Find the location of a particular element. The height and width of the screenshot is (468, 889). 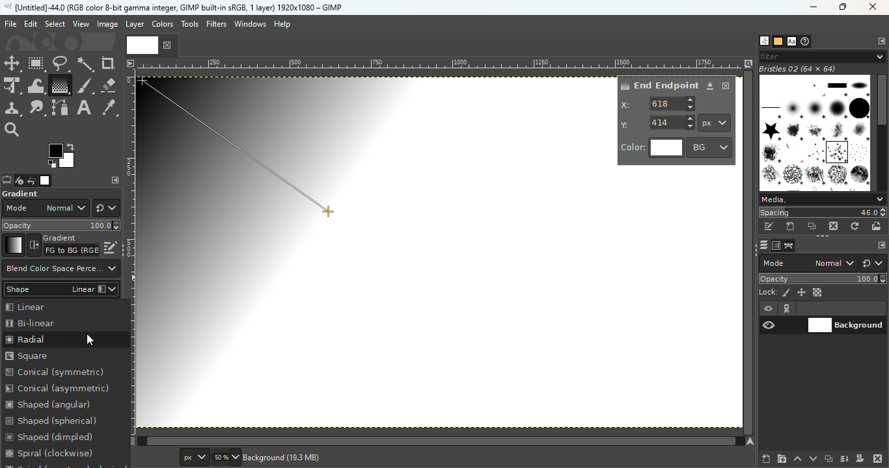

Ruler measurement is located at coordinates (715, 123).